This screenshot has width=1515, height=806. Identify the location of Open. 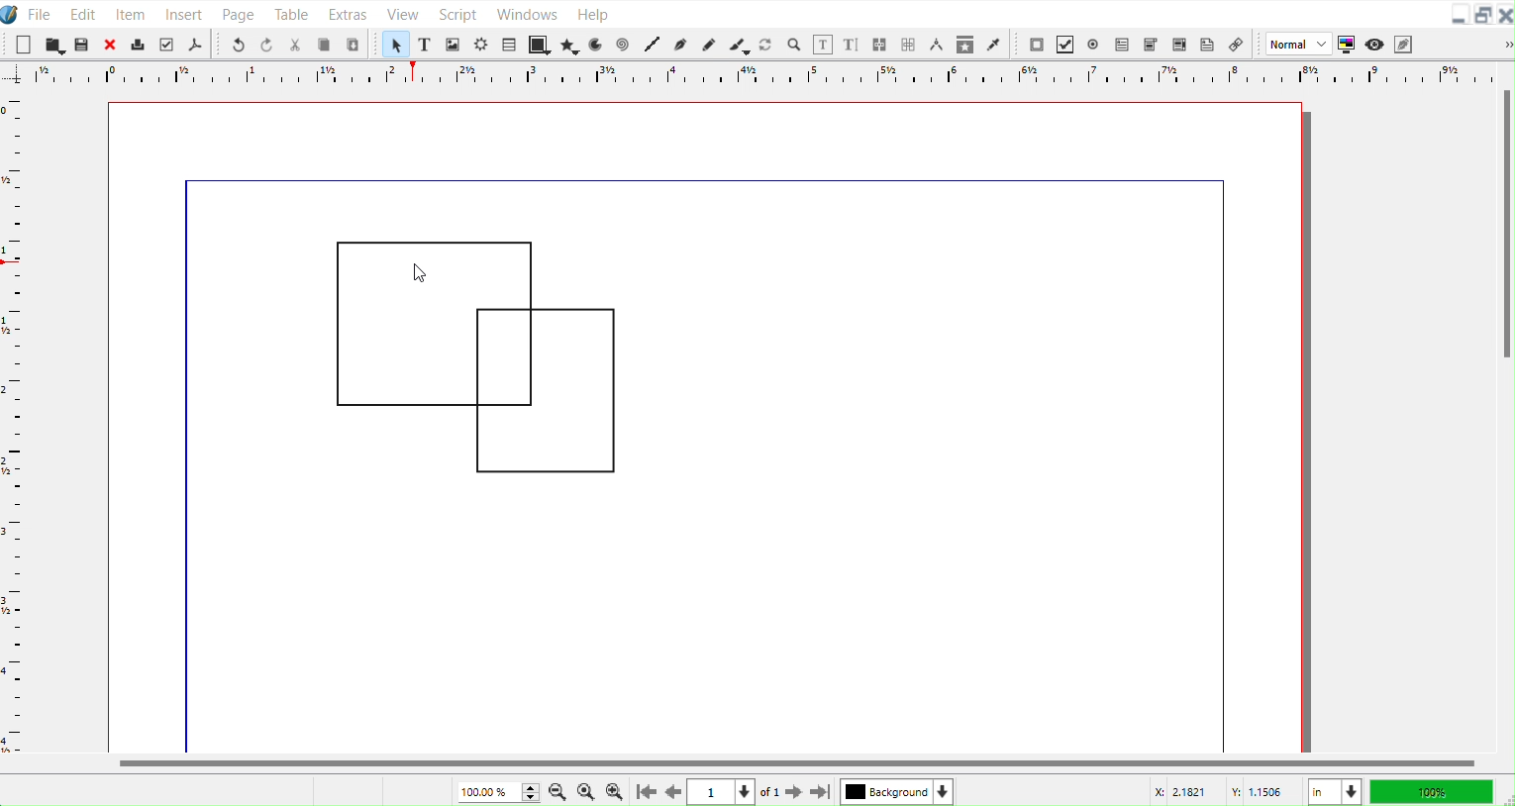
(55, 44).